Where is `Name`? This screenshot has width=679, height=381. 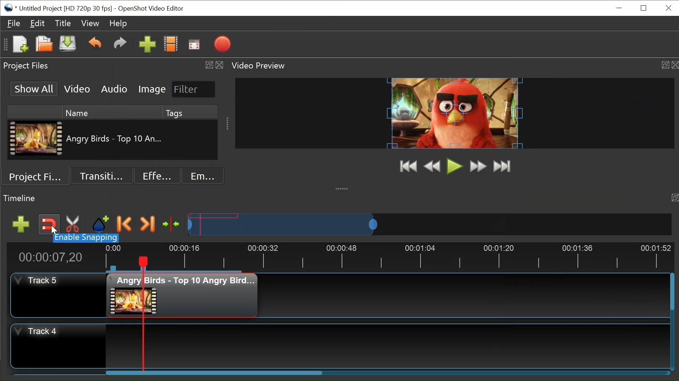
Name is located at coordinates (113, 112).